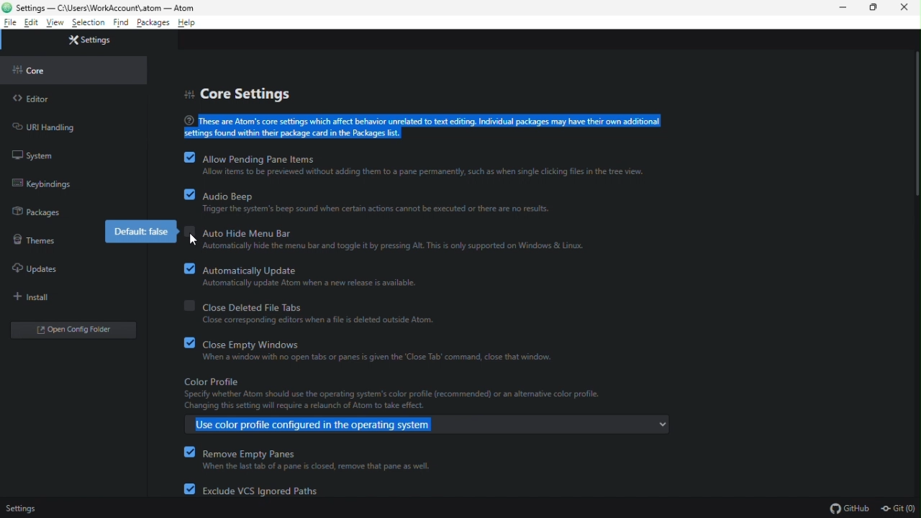 The width and height of the screenshot is (921, 518). What do you see at coordinates (369, 314) in the screenshot?
I see `Close Deleted File Tabs
Close corresponding editors when a file is deleted outside Atom.` at bounding box center [369, 314].